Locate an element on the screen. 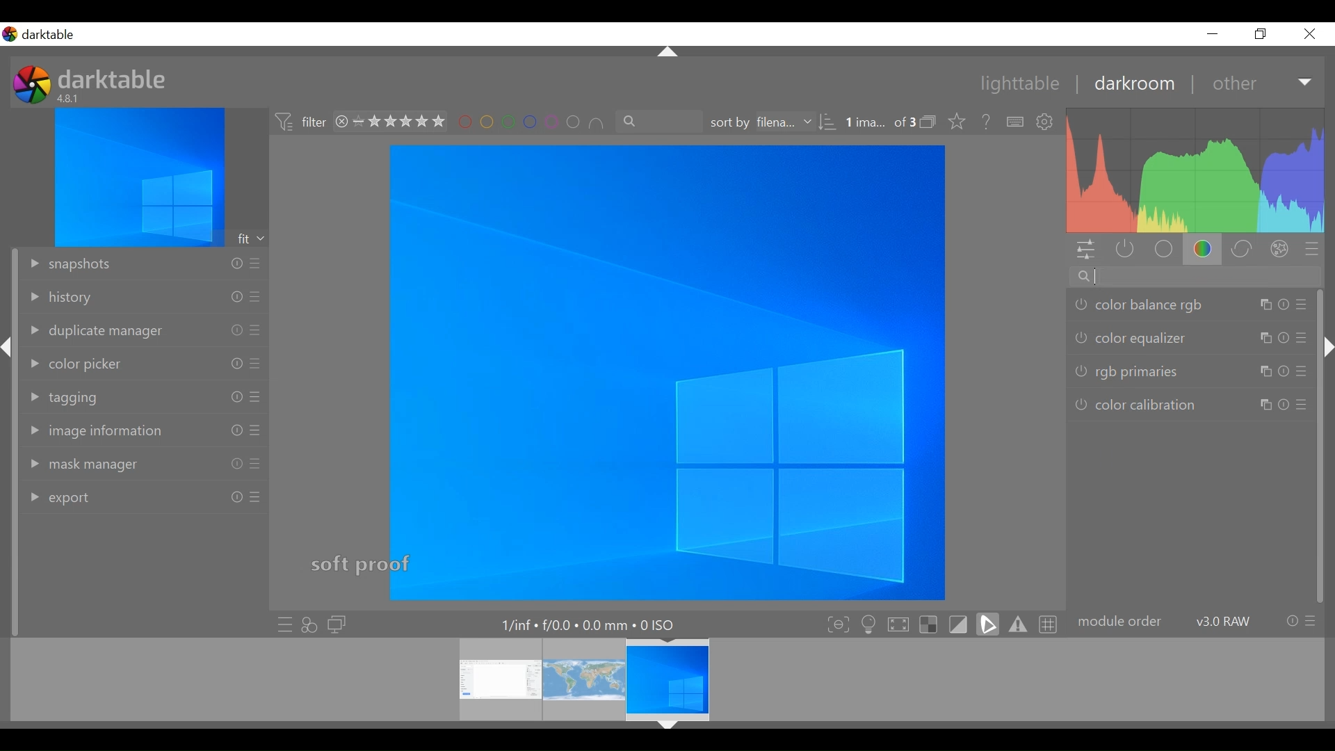 This screenshot has width=1335, height=751. darkroom is located at coordinates (1128, 86).